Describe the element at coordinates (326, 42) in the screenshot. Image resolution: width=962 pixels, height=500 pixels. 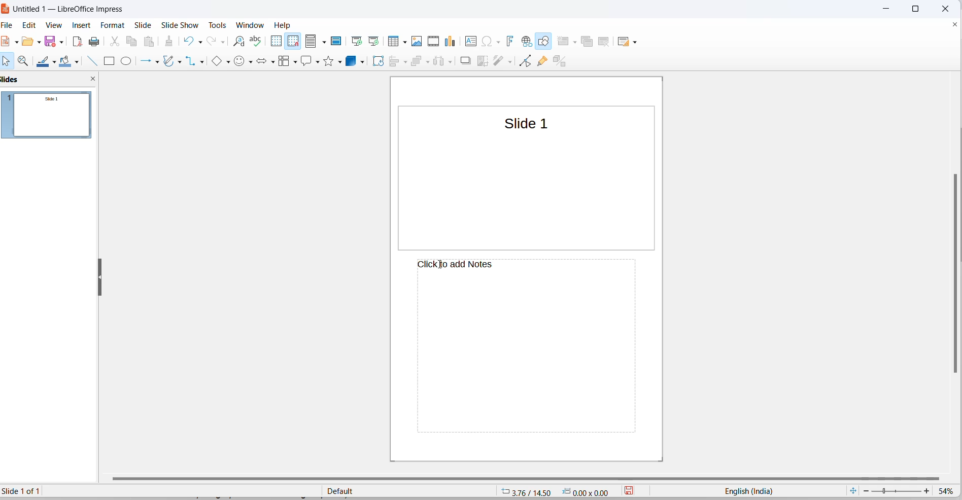
I see `display views options dropdown button` at that location.